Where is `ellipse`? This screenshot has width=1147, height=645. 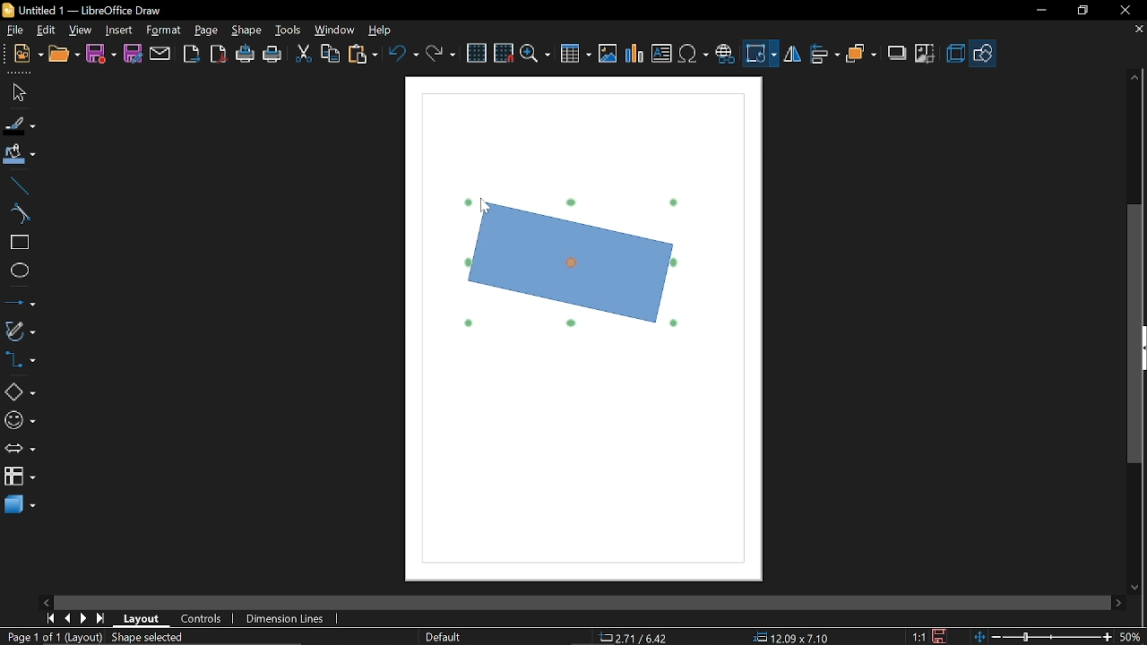
ellipse is located at coordinates (19, 272).